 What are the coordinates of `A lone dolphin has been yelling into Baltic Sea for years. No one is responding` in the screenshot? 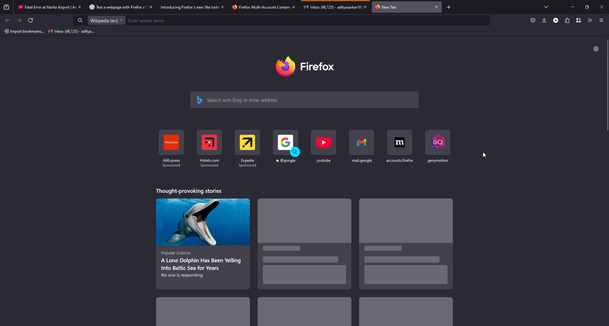 It's located at (202, 244).